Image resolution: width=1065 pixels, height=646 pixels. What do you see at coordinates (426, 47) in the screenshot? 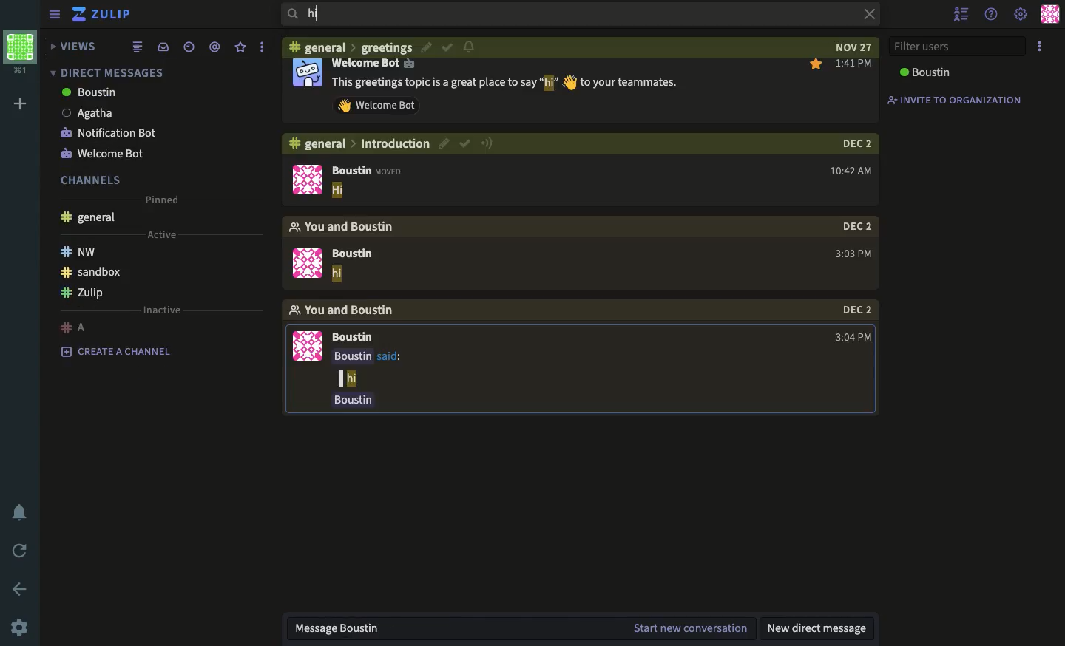
I see `edit` at bounding box center [426, 47].